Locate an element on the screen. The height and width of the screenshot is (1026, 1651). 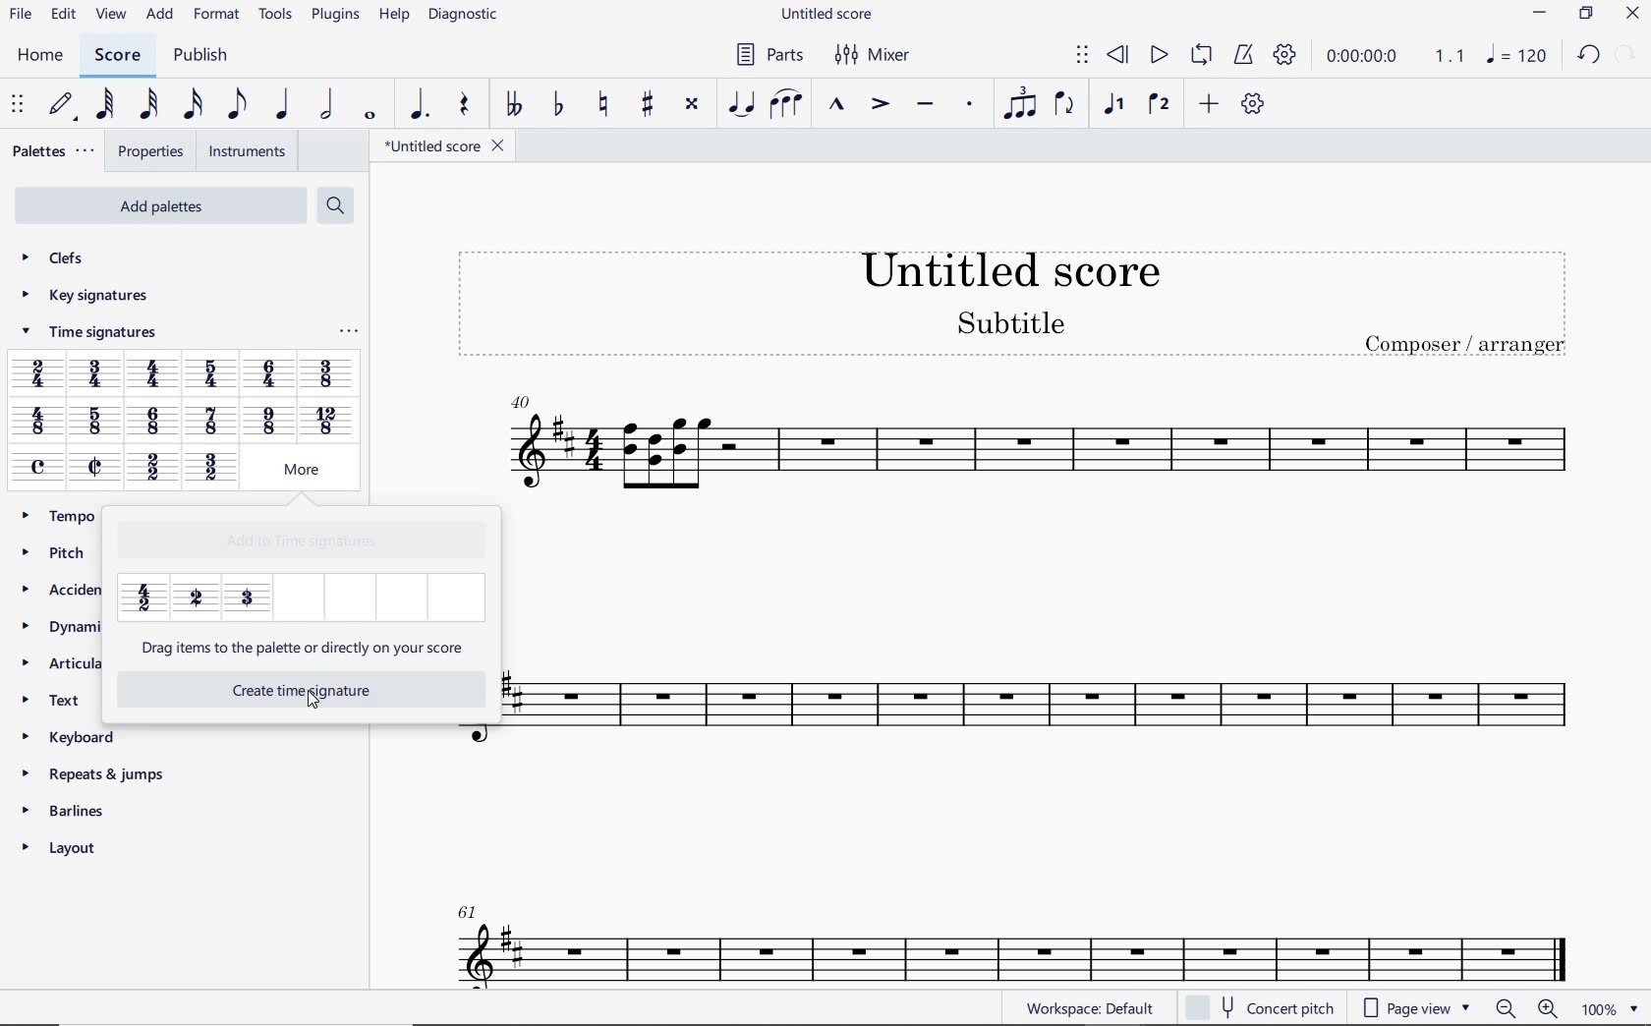
TEMPO is located at coordinates (67, 516).